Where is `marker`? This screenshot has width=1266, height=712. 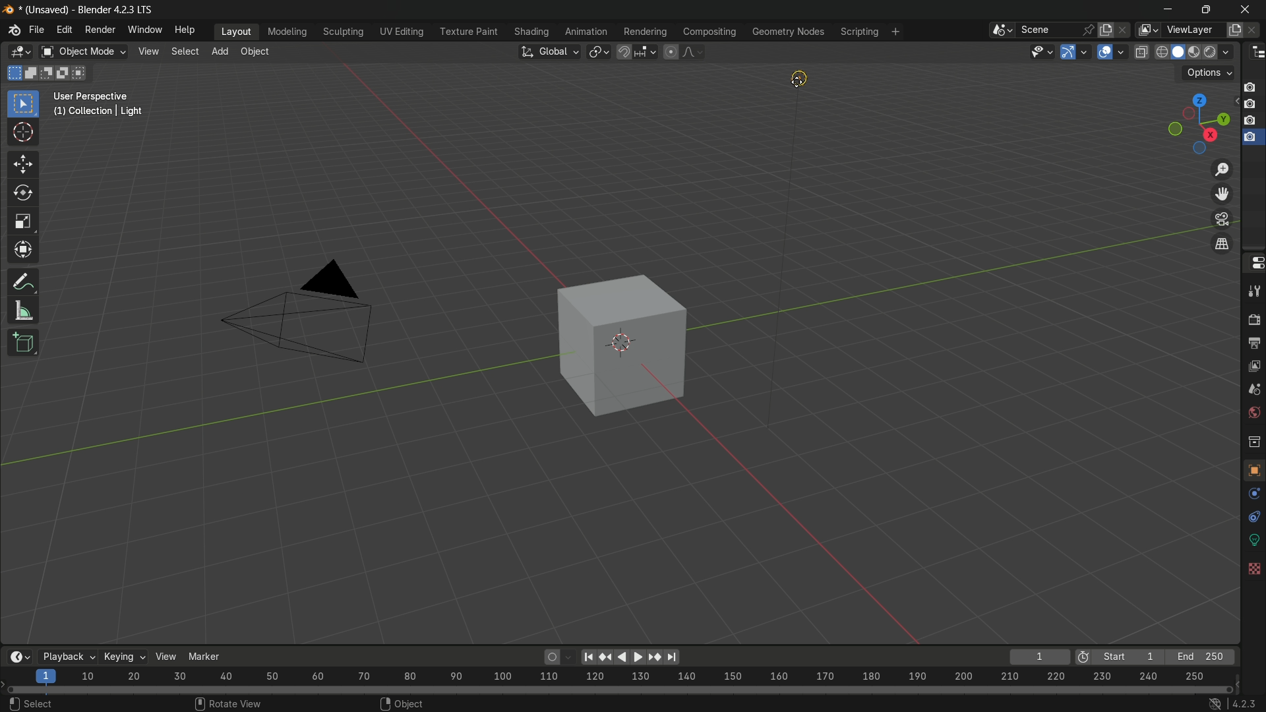 marker is located at coordinates (204, 656).